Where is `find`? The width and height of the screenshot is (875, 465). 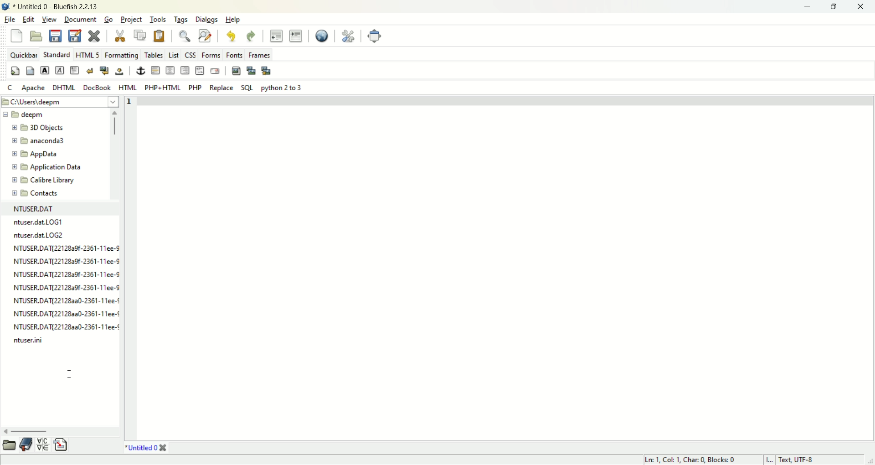 find is located at coordinates (184, 36).